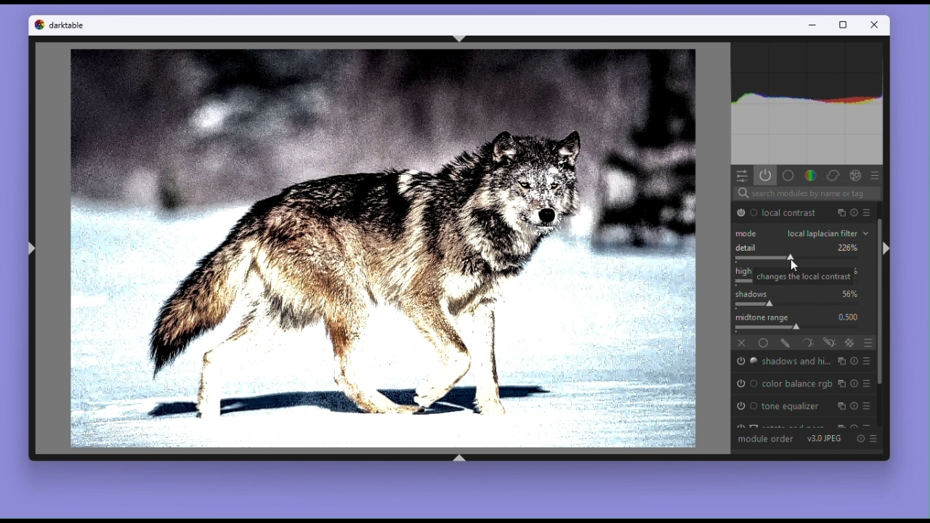 This screenshot has width=930, height=523. Describe the element at coordinates (828, 344) in the screenshot. I see `drawn & parametric mask` at that location.